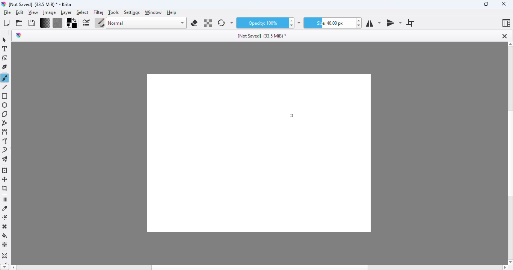 The width and height of the screenshot is (513, 270). I want to click on wrap around mode, so click(409, 23).